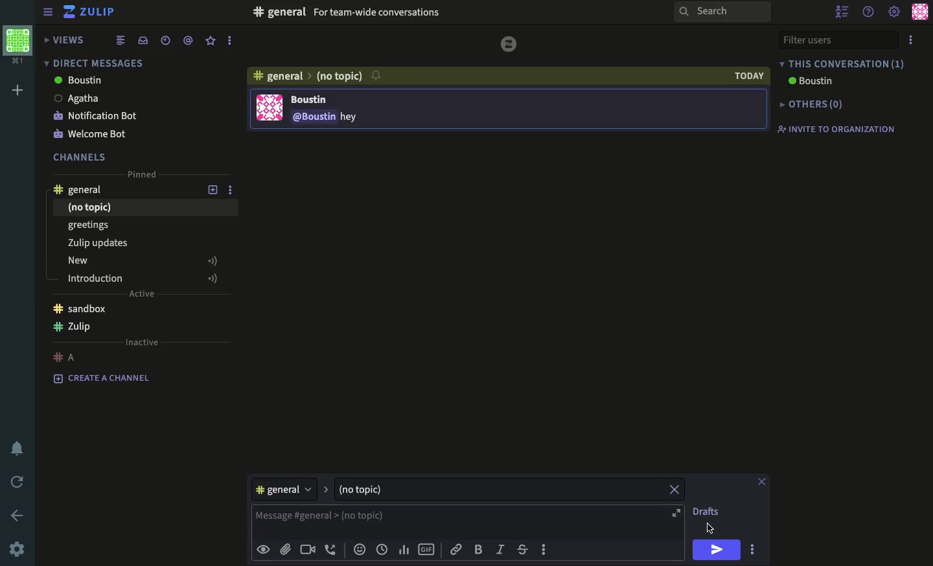 The image size is (933, 566). What do you see at coordinates (341, 77) in the screenshot?
I see `no topic` at bounding box center [341, 77].